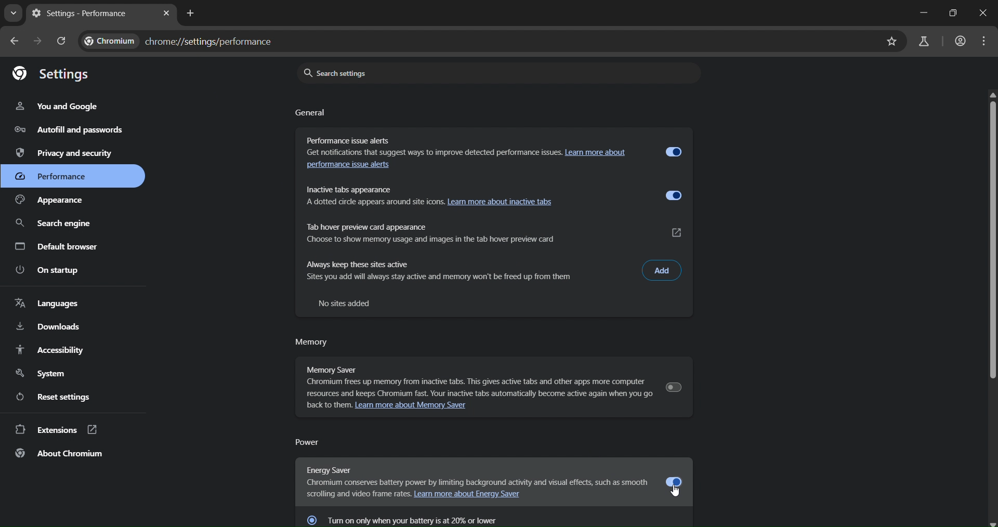 The height and width of the screenshot is (527, 998). I want to click on search labs, so click(922, 40).